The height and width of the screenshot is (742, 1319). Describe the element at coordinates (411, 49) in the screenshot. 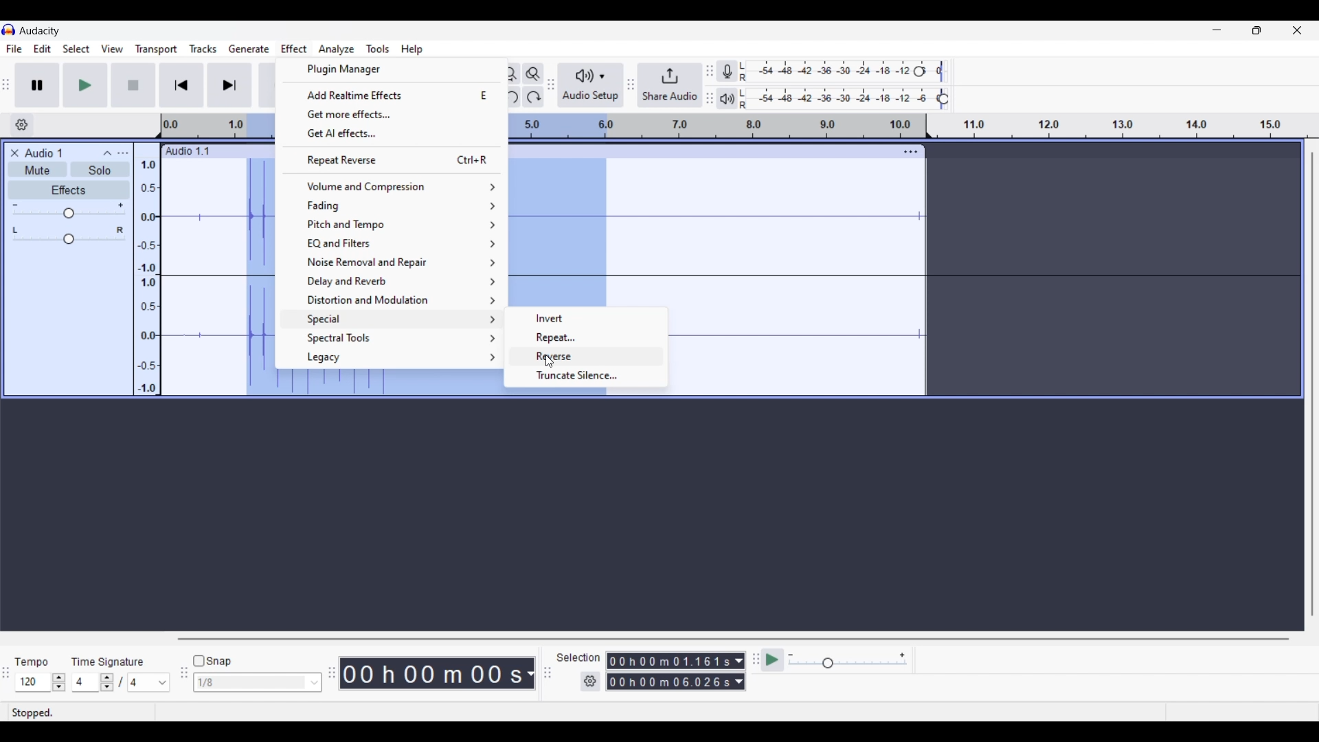

I see `Help menu` at that location.